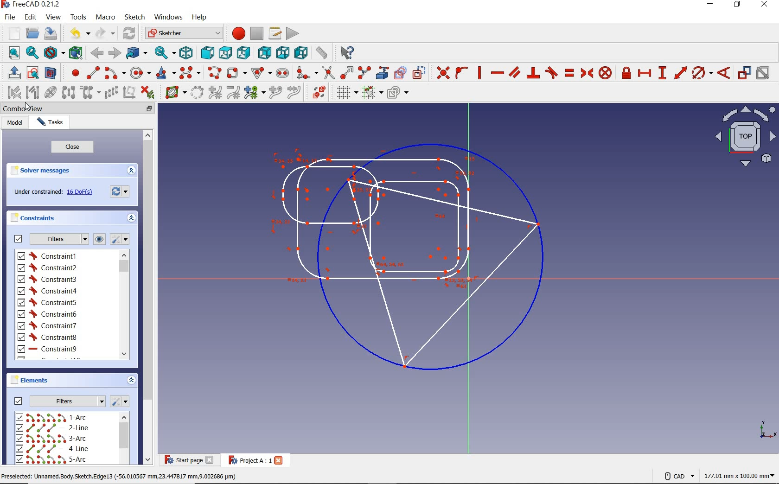  Describe the element at coordinates (11, 17) in the screenshot. I see `file` at that location.